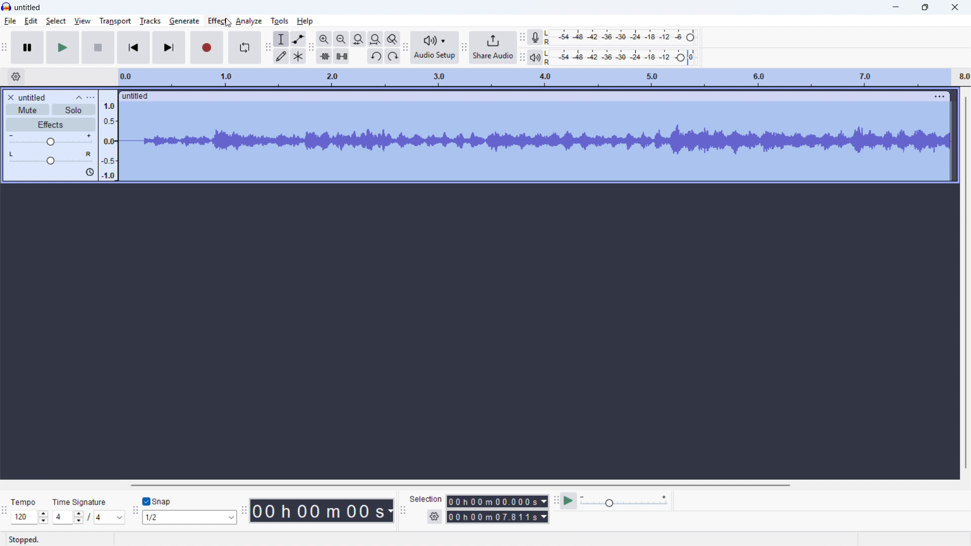  Describe the element at coordinates (492, 48) in the screenshot. I see `Share audio ` at that location.